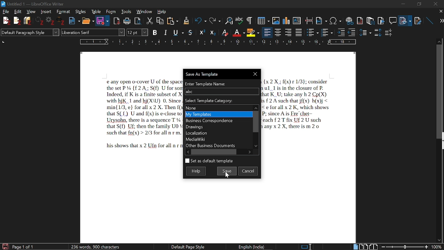  I want to click on Settings, so click(51, 22).